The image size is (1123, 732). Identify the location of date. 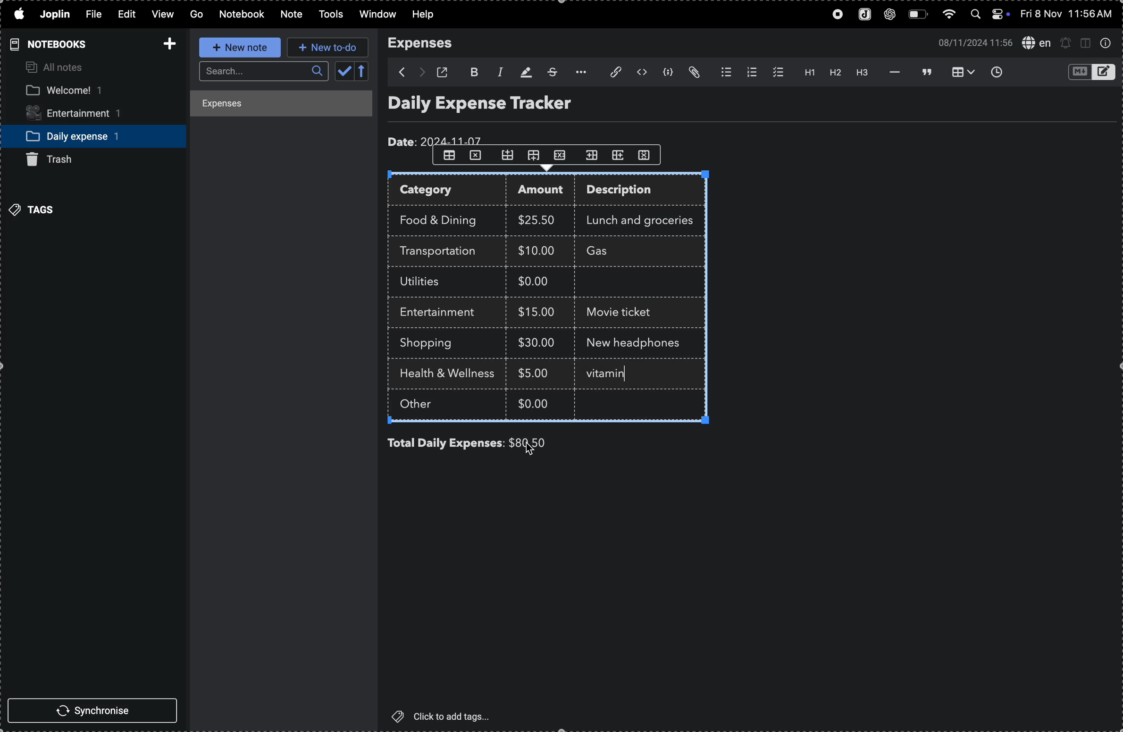
(437, 139).